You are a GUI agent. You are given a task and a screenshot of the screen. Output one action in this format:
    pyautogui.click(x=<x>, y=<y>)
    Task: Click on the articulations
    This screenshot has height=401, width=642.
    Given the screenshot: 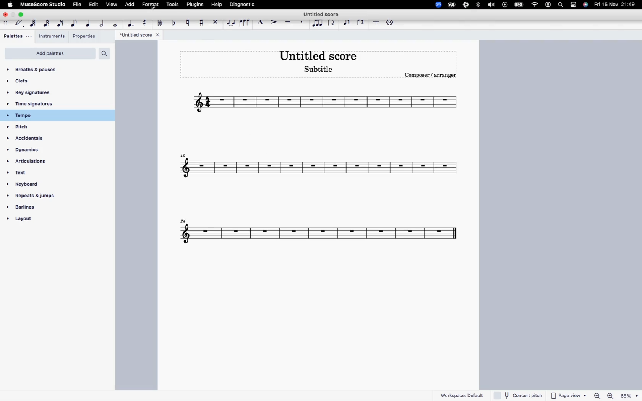 What is the action you would take?
    pyautogui.click(x=31, y=163)
    